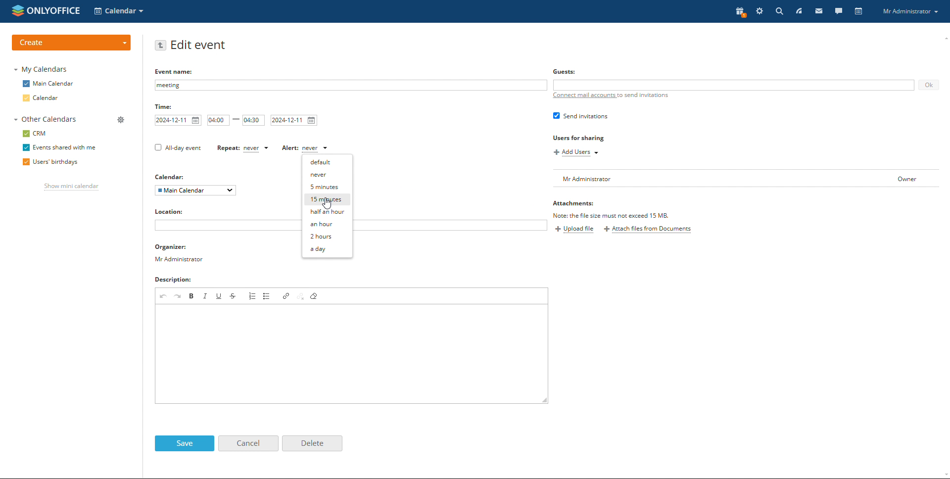 The width and height of the screenshot is (950, 479). Describe the element at coordinates (544, 400) in the screenshot. I see `resize` at that location.